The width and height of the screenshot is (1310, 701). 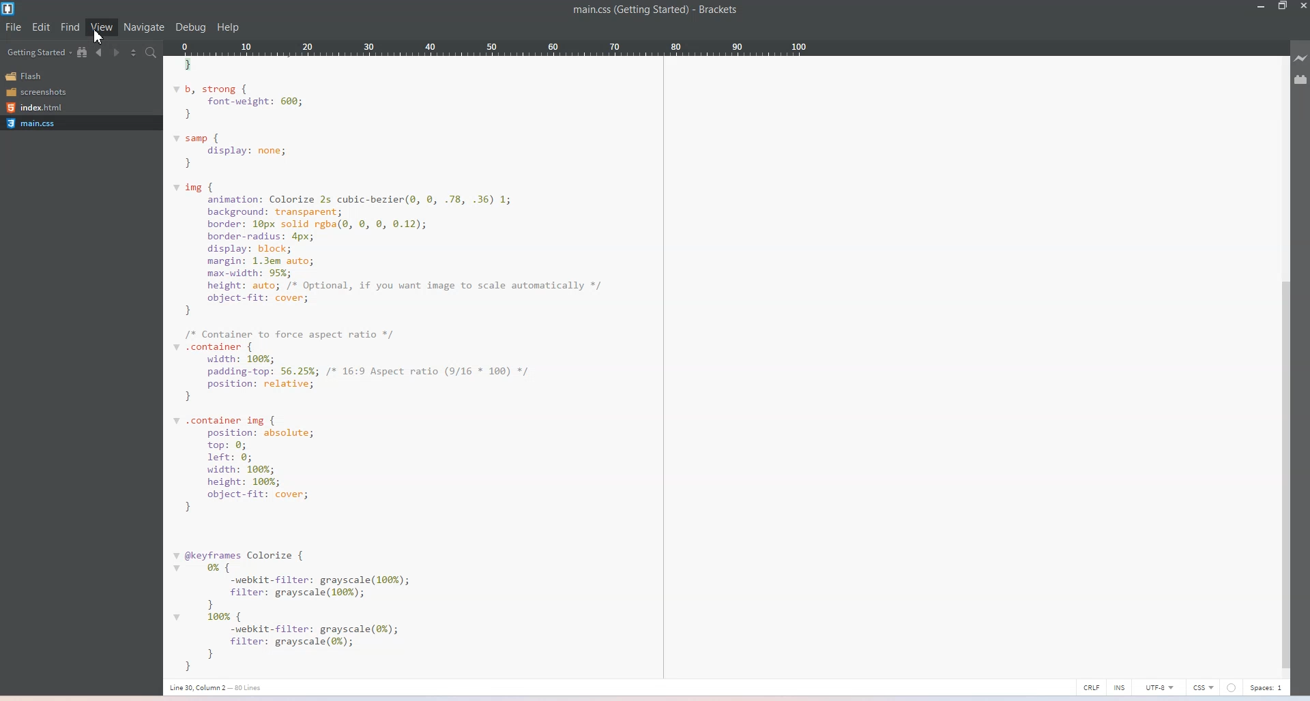 What do you see at coordinates (1301, 58) in the screenshot?
I see `Live Preview` at bounding box center [1301, 58].